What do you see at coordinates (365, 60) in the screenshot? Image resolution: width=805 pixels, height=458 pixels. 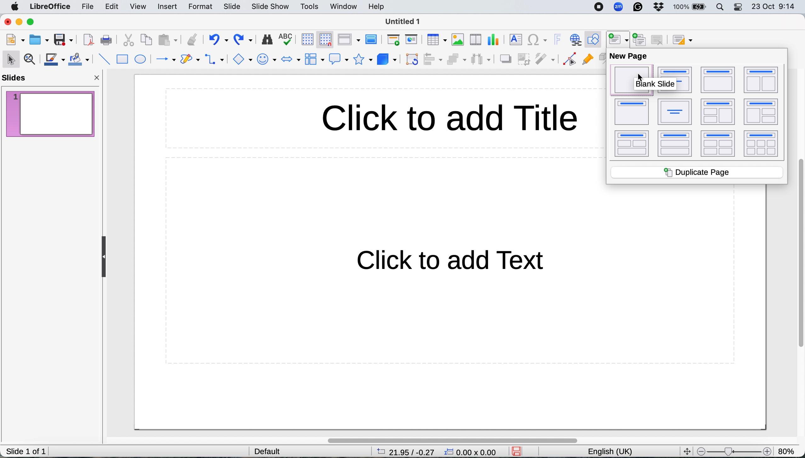 I see `stars and banners` at bounding box center [365, 60].